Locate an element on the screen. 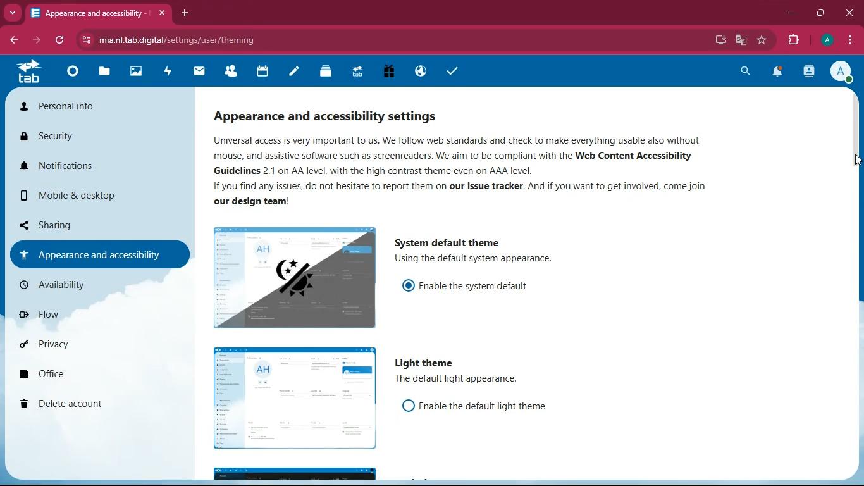  files is located at coordinates (106, 73).